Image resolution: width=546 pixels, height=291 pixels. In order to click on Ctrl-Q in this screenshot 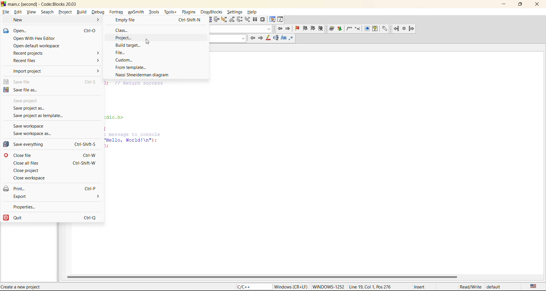, I will do `click(88, 216)`.